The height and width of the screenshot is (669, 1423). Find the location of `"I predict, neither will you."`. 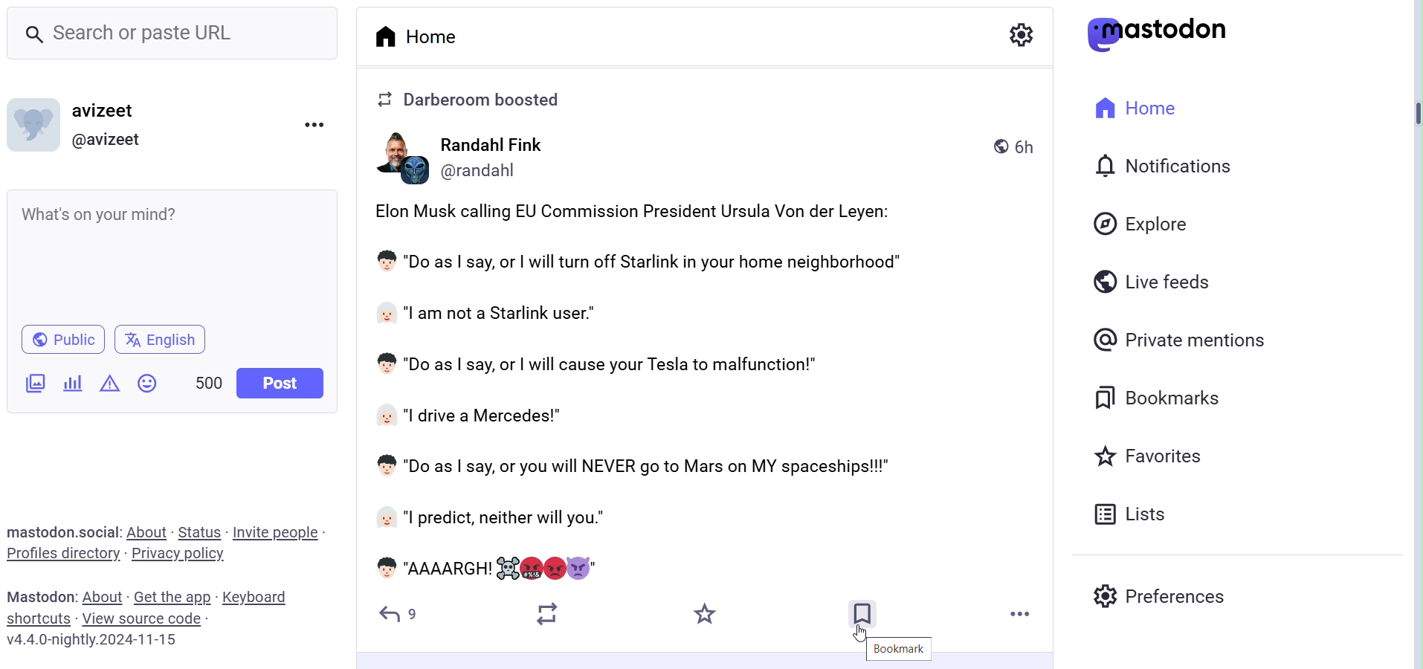

"I predict, neither will you." is located at coordinates (544, 518).